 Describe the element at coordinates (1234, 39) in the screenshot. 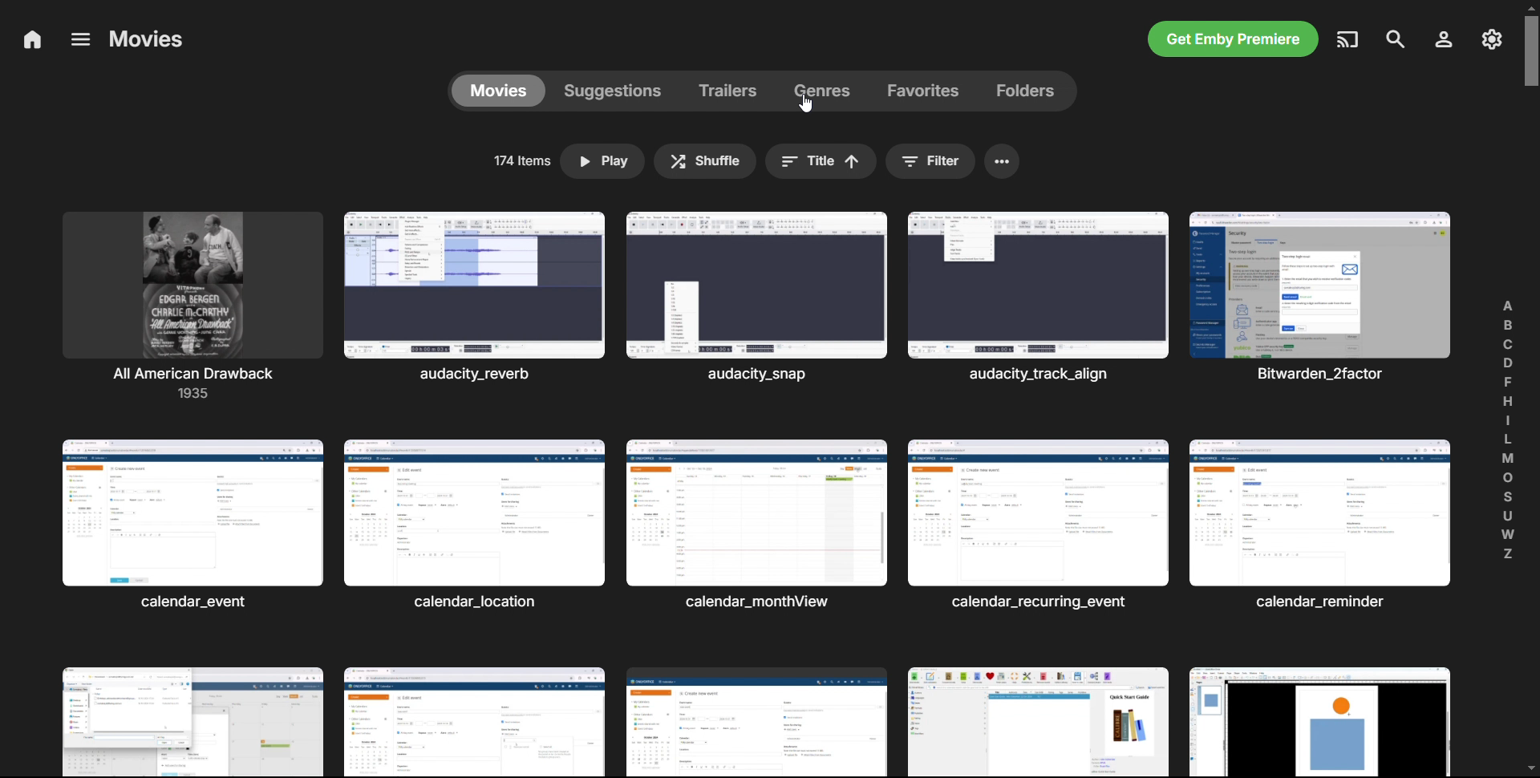

I see `get emby premiere` at that location.